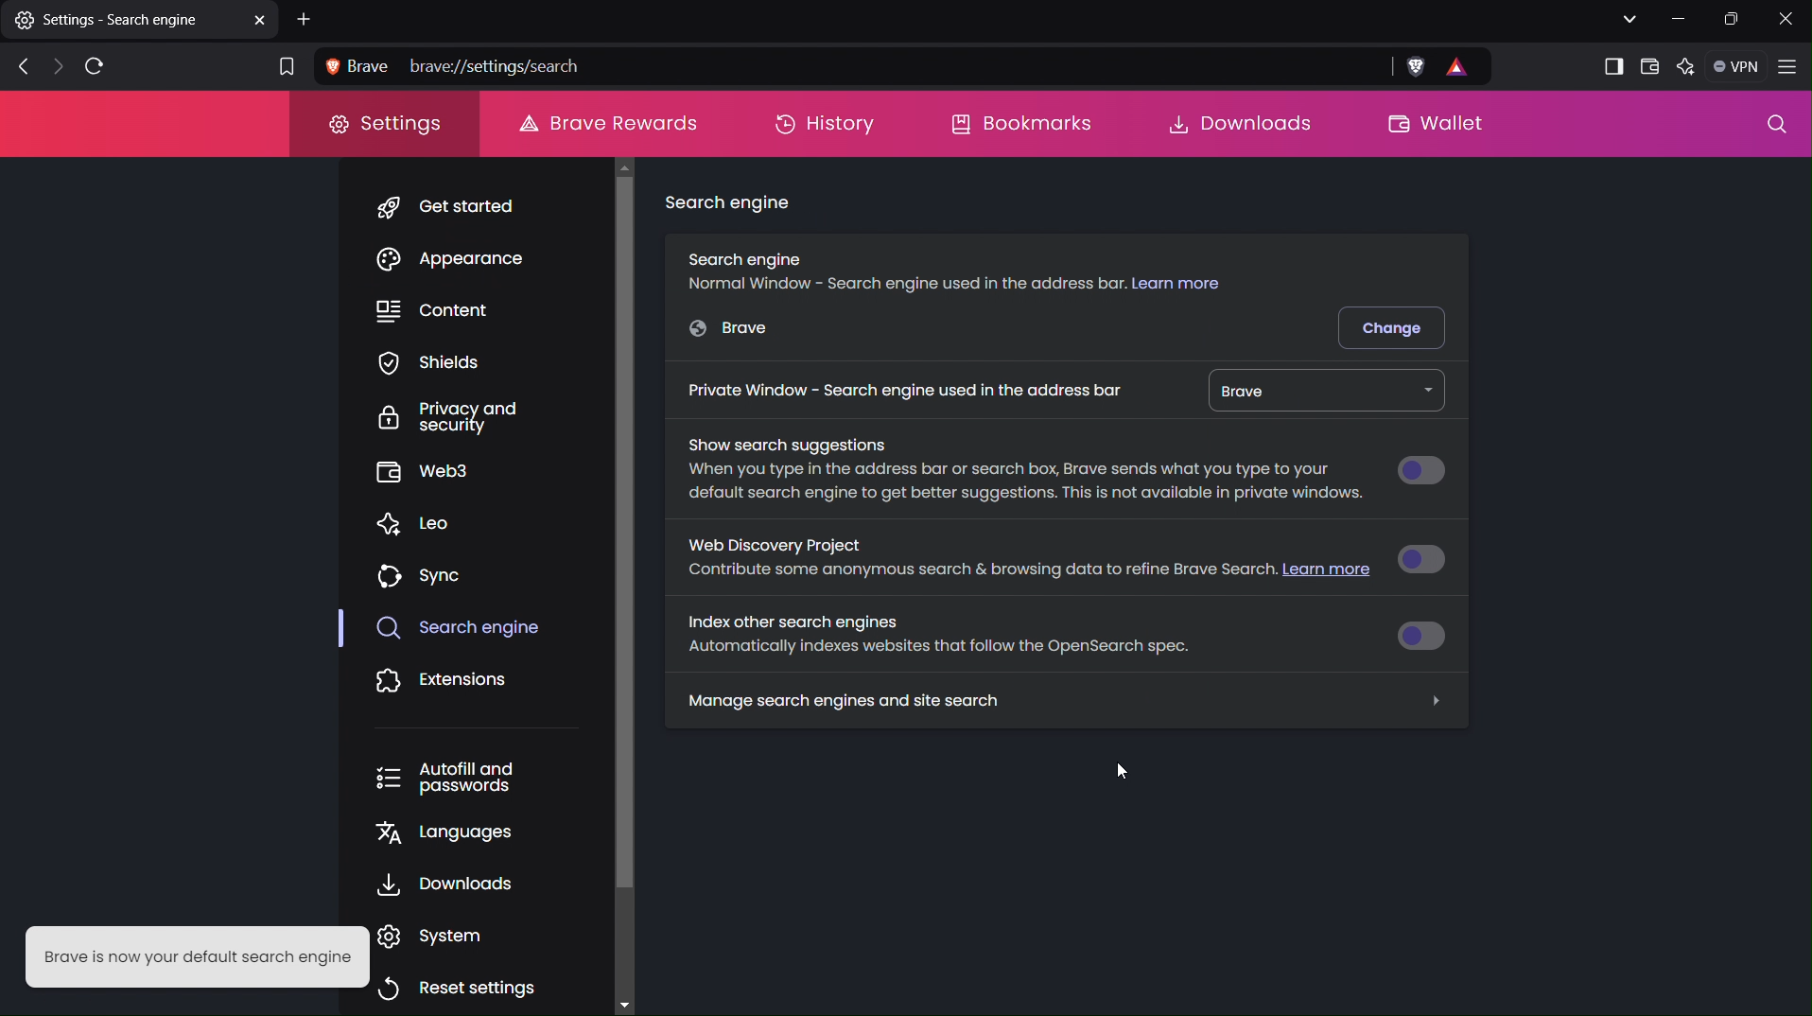 The width and height of the screenshot is (1812, 1016). Describe the element at coordinates (619, 578) in the screenshot. I see `Scrollbar` at that location.